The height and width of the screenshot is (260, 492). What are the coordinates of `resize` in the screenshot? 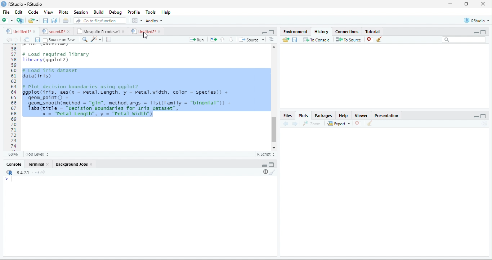 It's located at (467, 4).